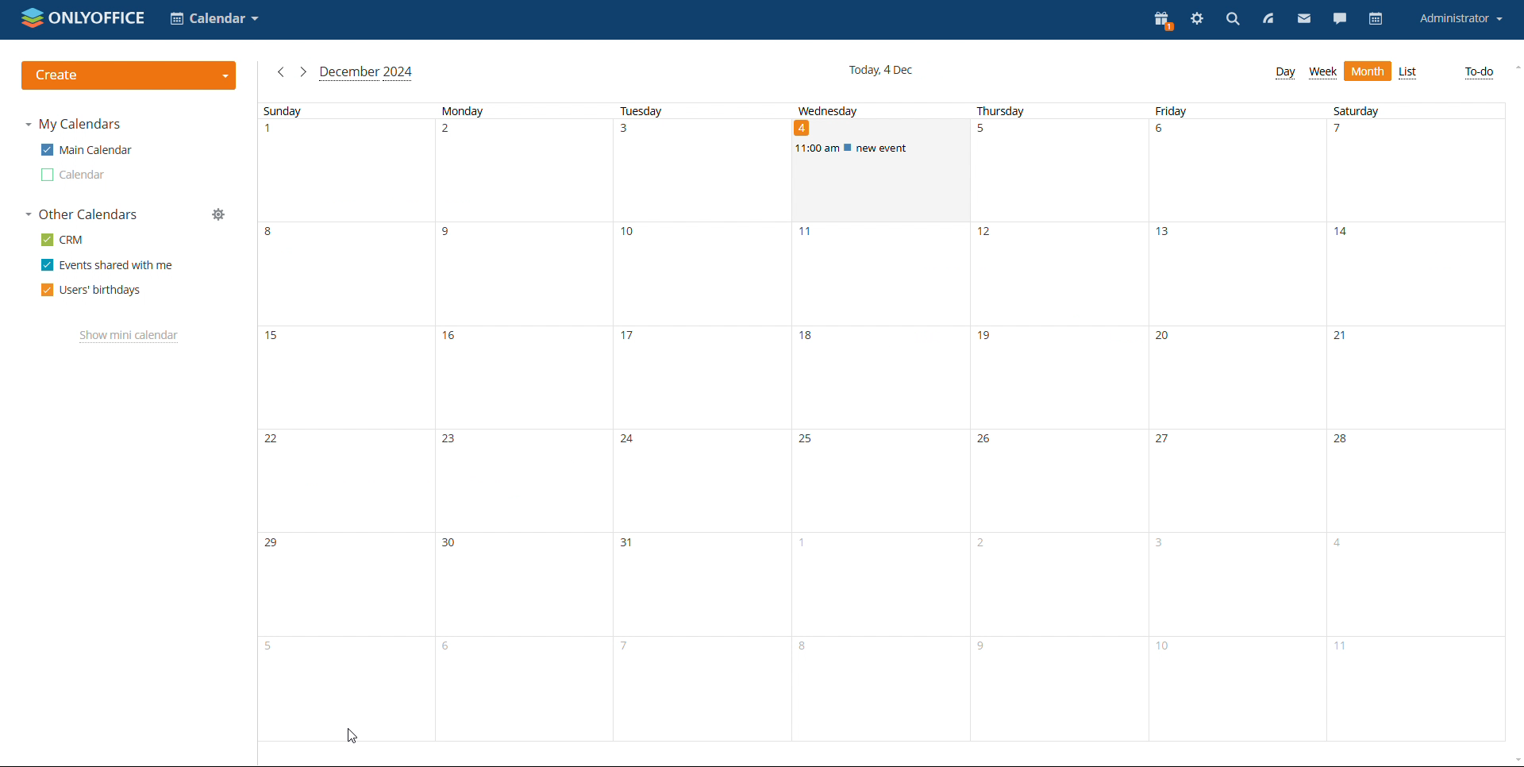 The height and width of the screenshot is (767, 1524). I want to click on to-do, so click(1480, 71).